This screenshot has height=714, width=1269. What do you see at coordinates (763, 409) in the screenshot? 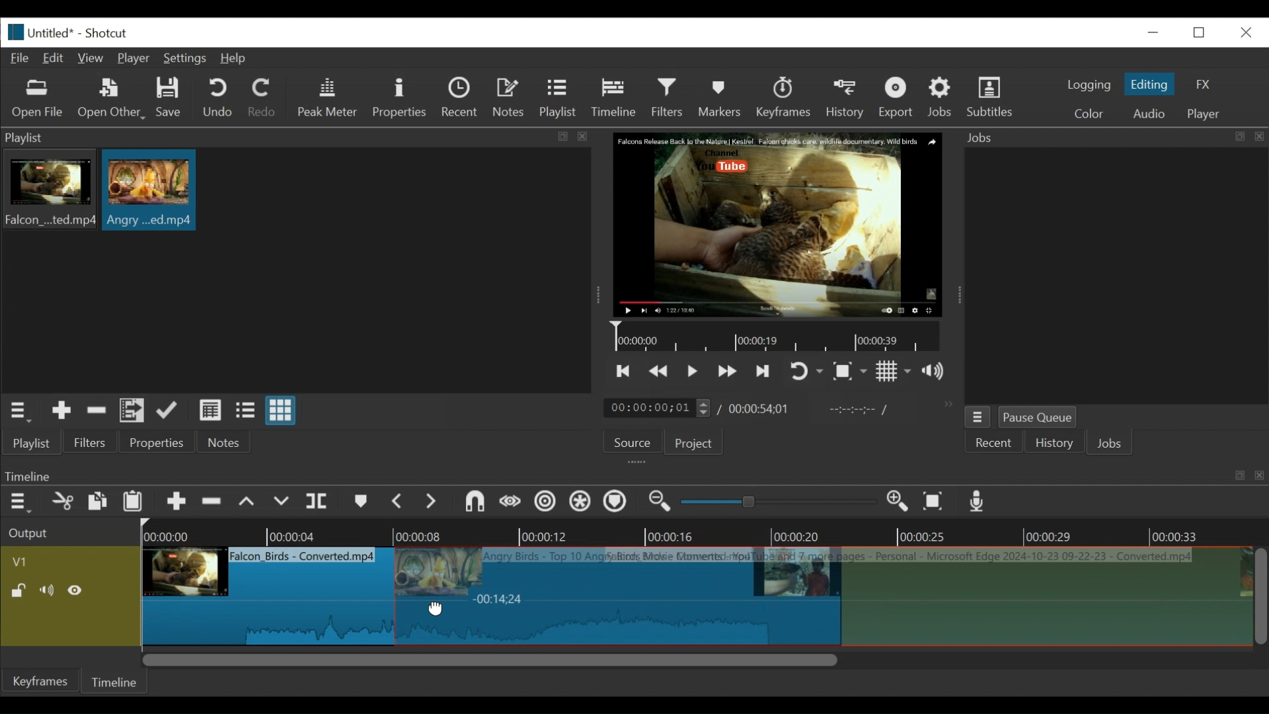
I see `Total duration` at bounding box center [763, 409].